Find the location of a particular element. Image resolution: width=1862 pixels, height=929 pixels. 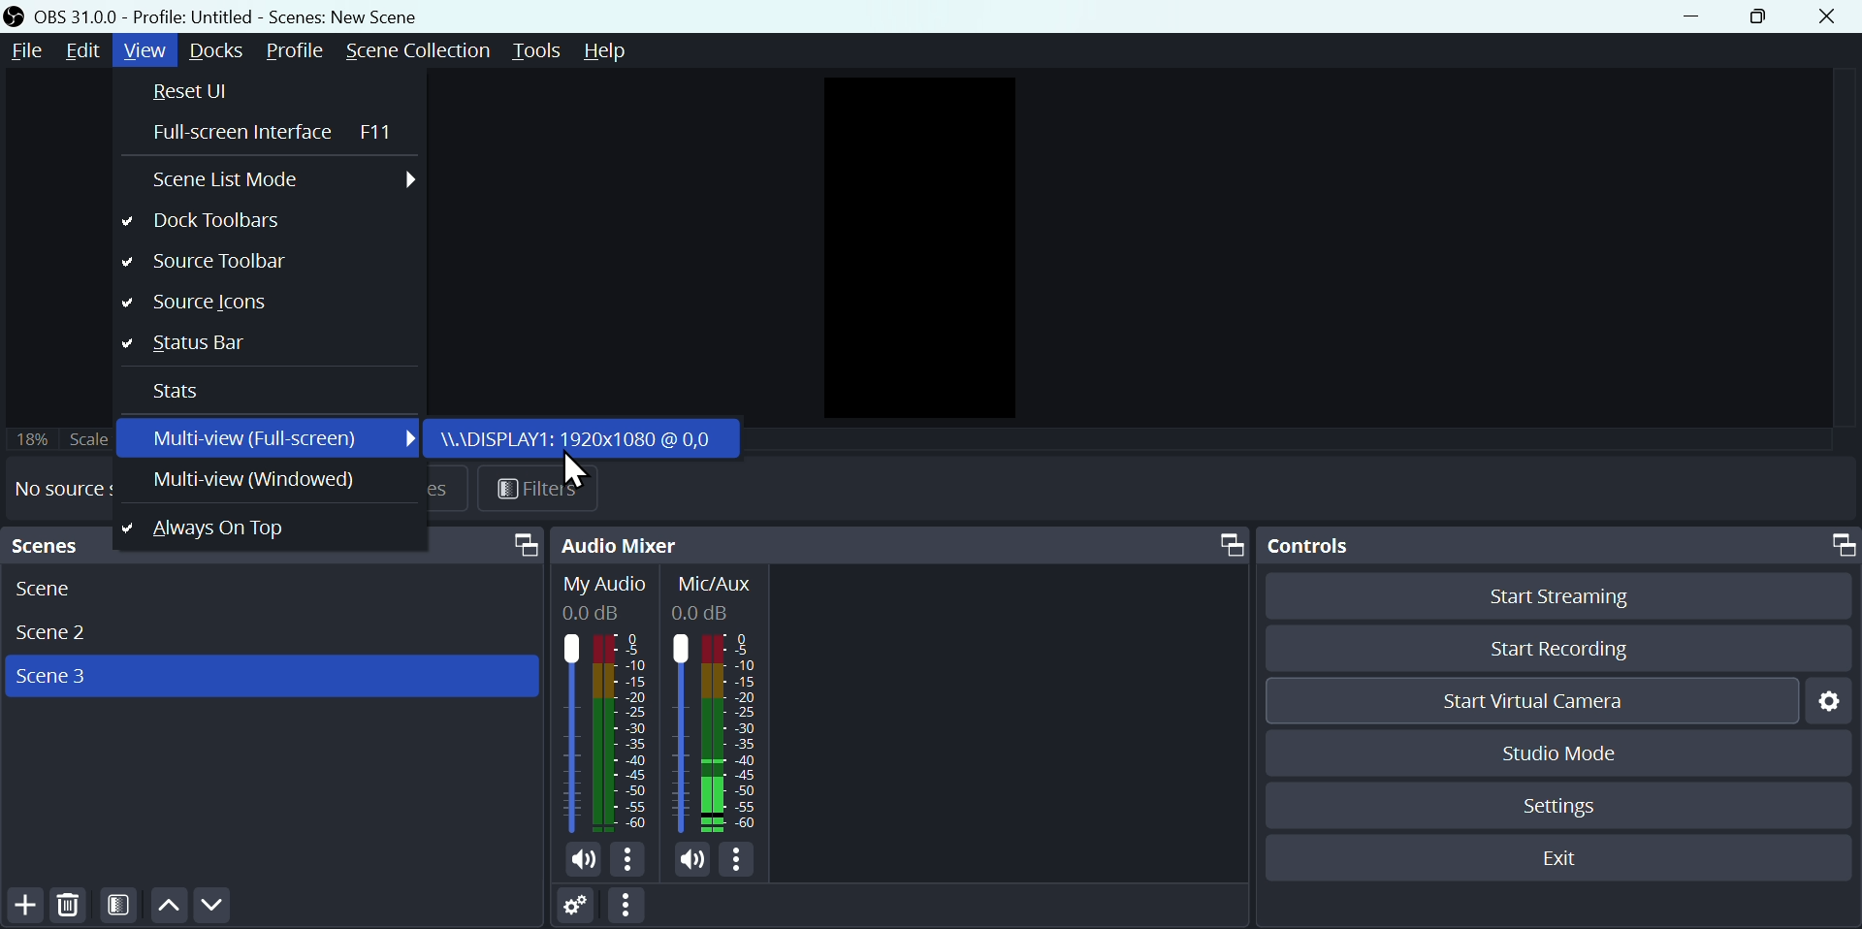

Help is located at coordinates (618, 51).